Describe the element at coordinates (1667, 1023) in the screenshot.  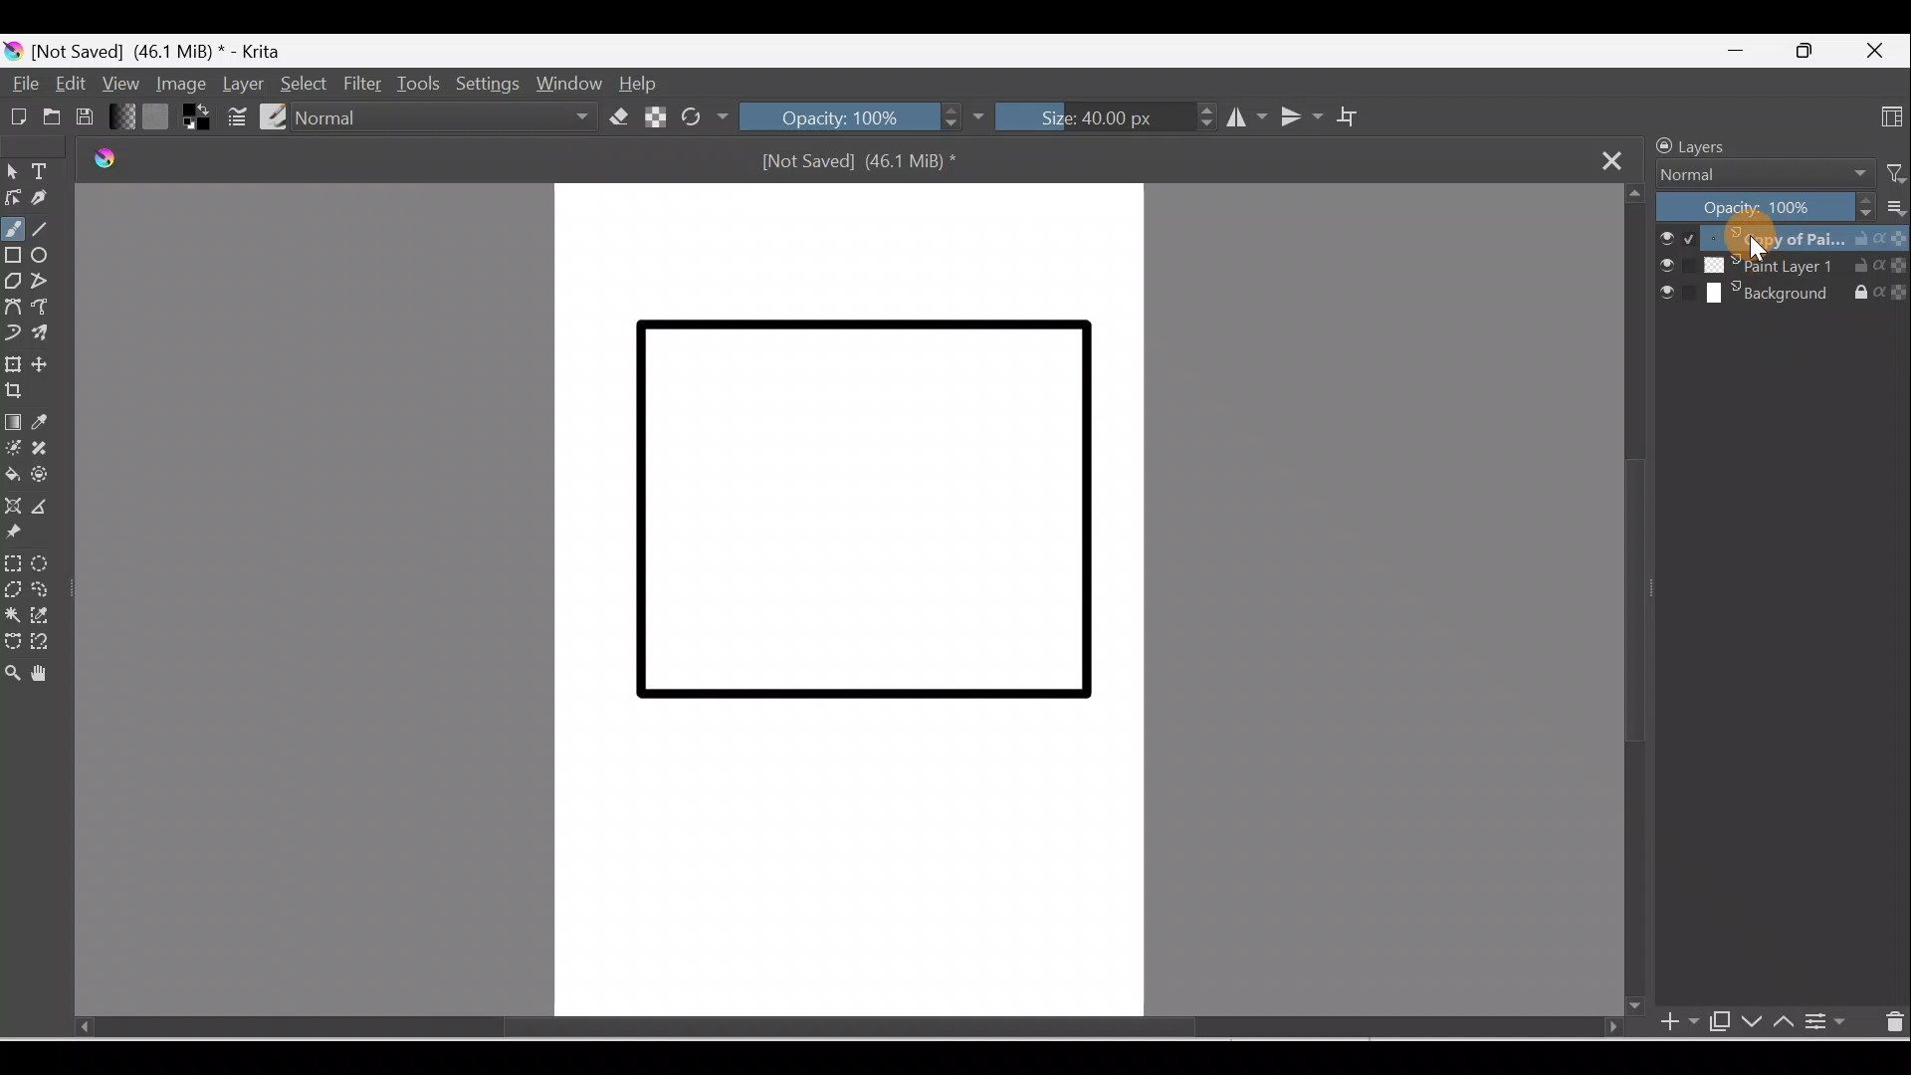
I see `Add layer` at that location.